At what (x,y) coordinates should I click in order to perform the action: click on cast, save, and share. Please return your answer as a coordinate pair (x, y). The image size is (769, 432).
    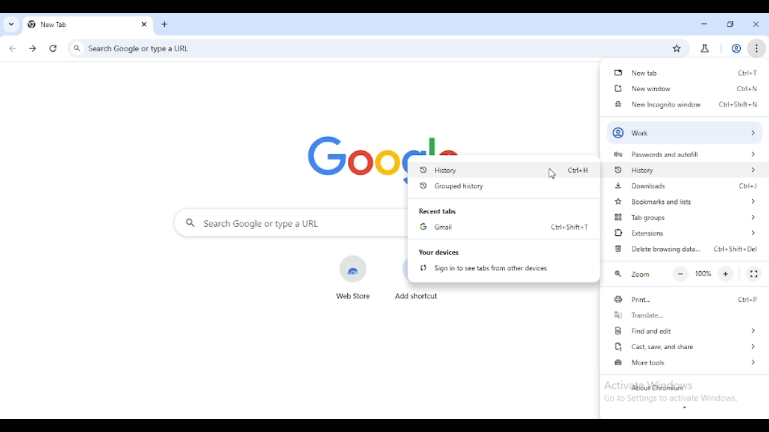
    Looking at the image, I should click on (684, 346).